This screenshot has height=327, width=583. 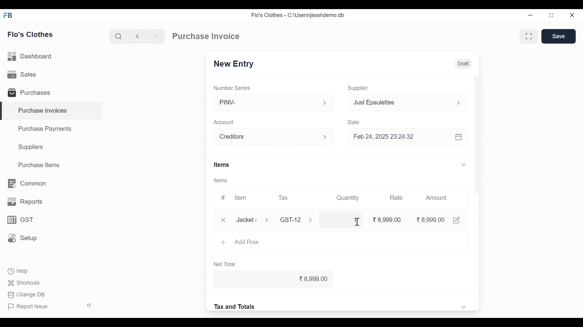 What do you see at coordinates (341, 220) in the screenshot?
I see `1` at bounding box center [341, 220].